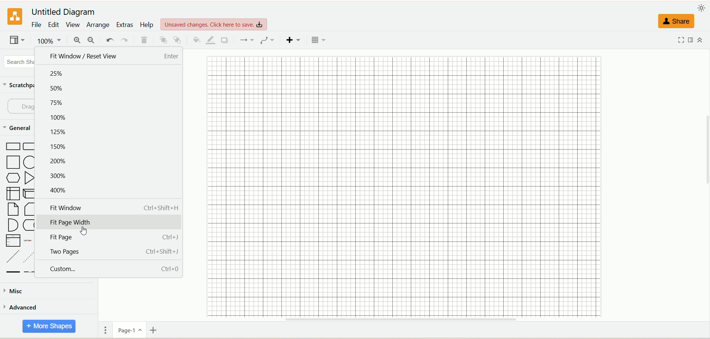 This screenshot has height=339, width=710. What do you see at coordinates (155, 330) in the screenshot?
I see `insert pages` at bounding box center [155, 330].